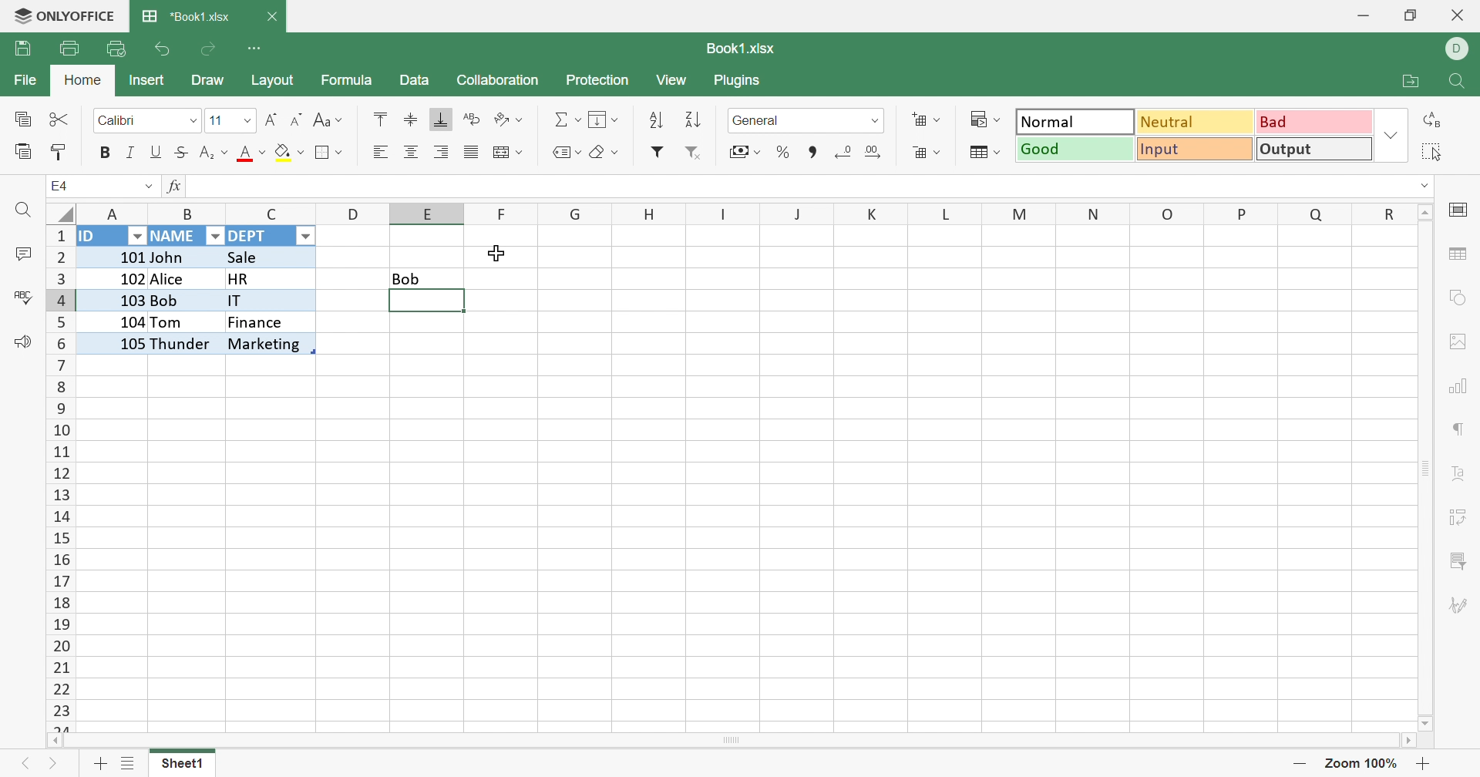 The width and height of the screenshot is (1480, 777). I want to click on Italic, so click(131, 153).